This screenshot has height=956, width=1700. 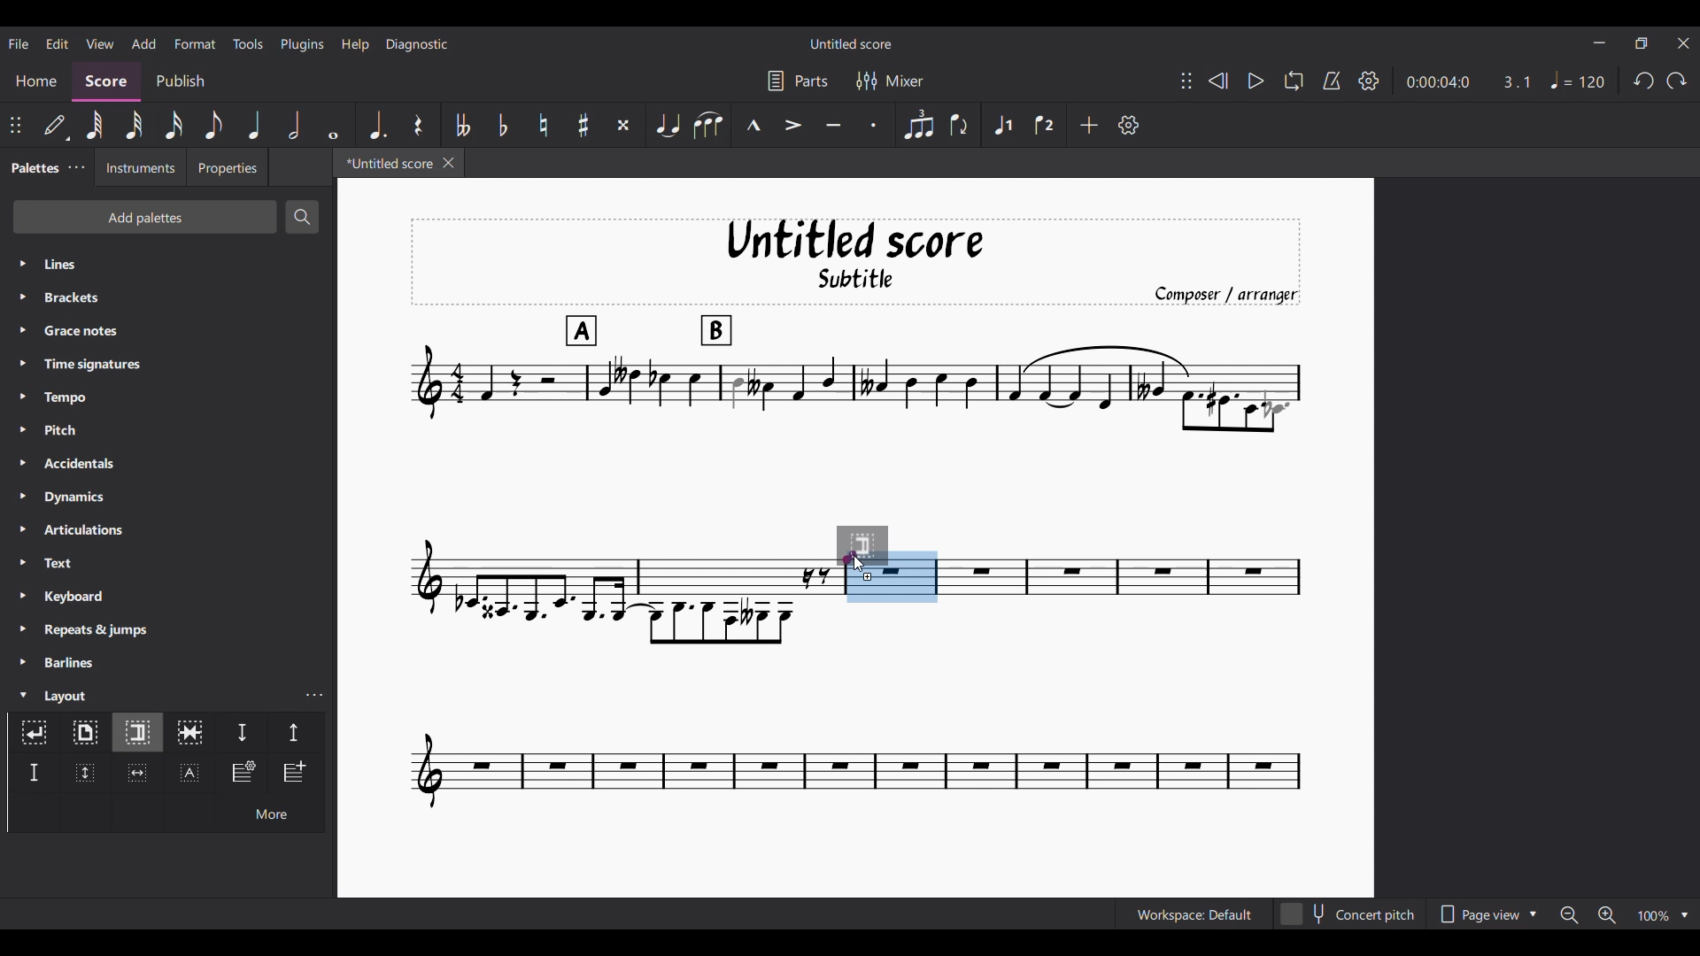 I want to click on Toggle double sharp, so click(x=623, y=125).